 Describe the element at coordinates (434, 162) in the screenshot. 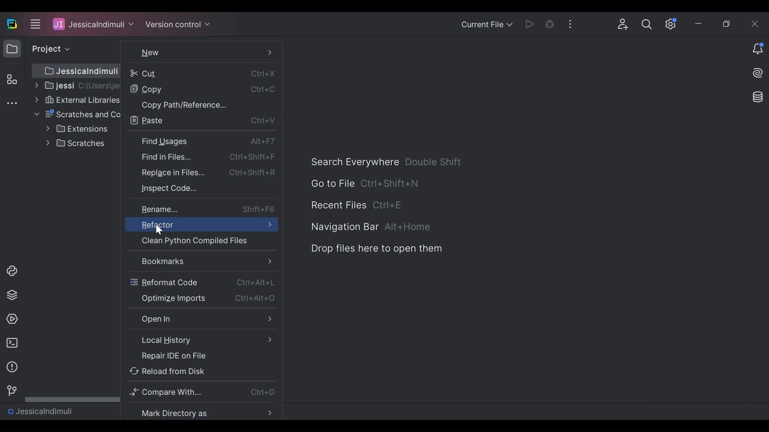

I see `Double Shift` at that location.